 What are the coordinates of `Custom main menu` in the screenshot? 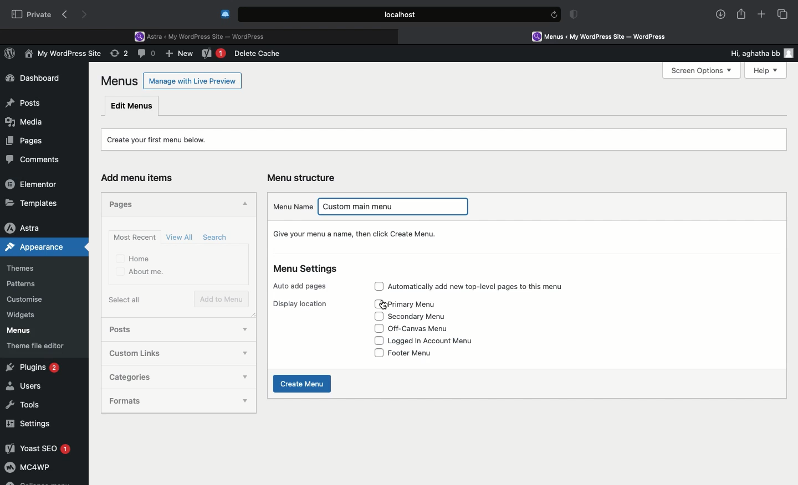 It's located at (397, 208).